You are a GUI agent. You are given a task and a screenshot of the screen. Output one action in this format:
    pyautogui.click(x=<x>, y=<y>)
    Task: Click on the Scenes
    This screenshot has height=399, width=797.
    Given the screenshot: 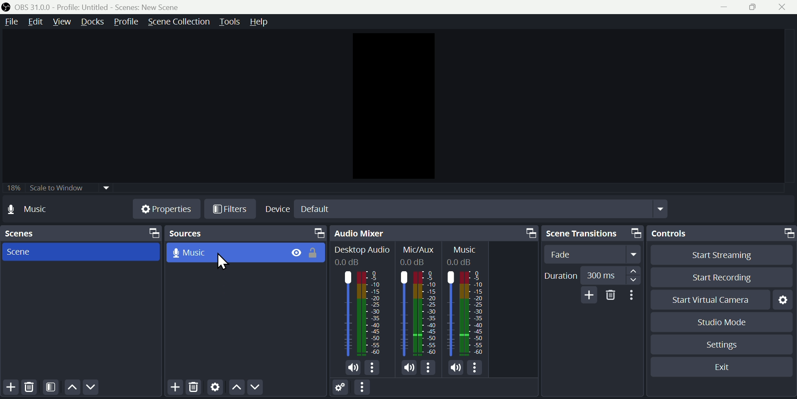 What is the action you would take?
    pyautogui.click(x=80, y=232)
    